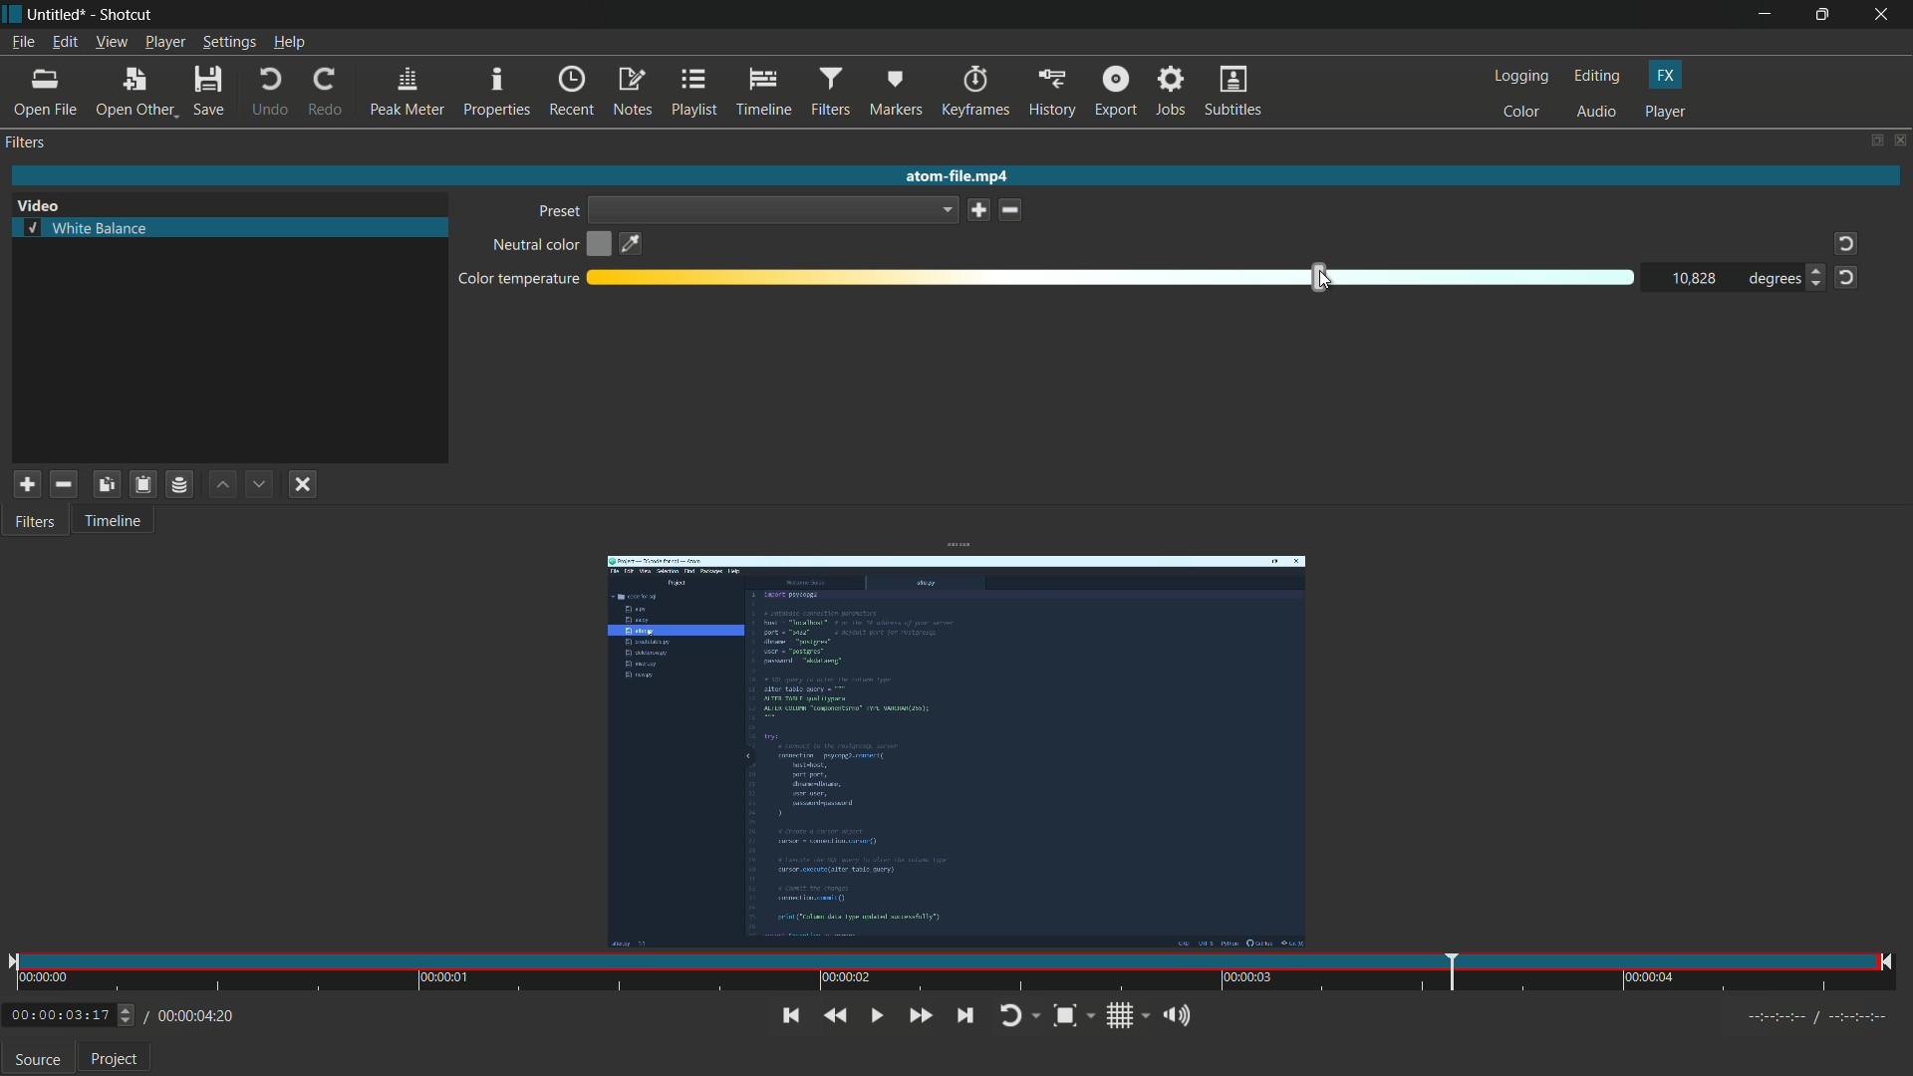  I want to click on decrease, so click(1818, 289).